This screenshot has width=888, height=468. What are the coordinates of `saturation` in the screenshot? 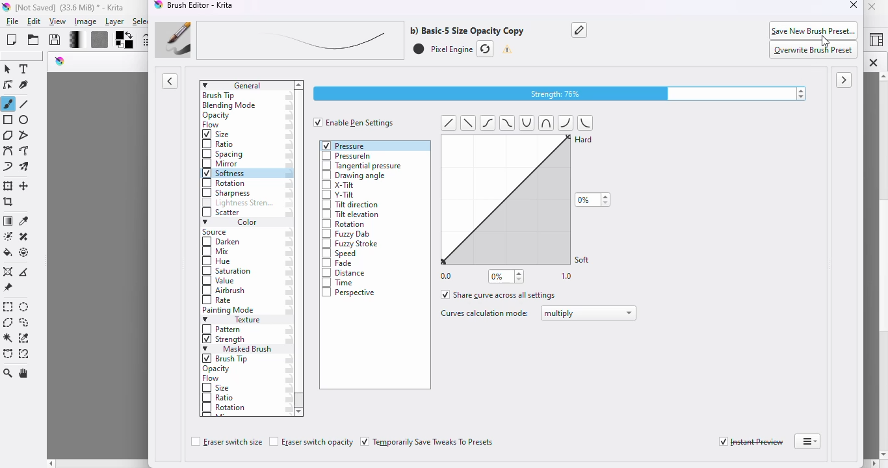 It's located at (228, 272).